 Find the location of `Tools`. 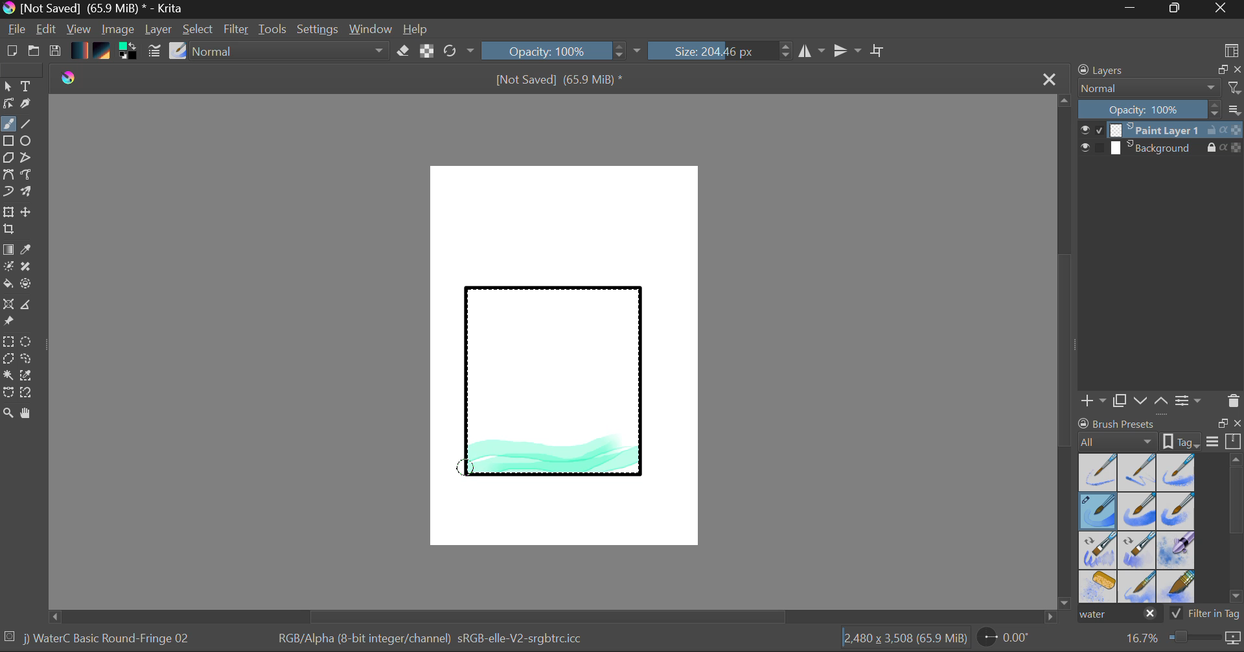

Tools is located at coordinates (273, 30).